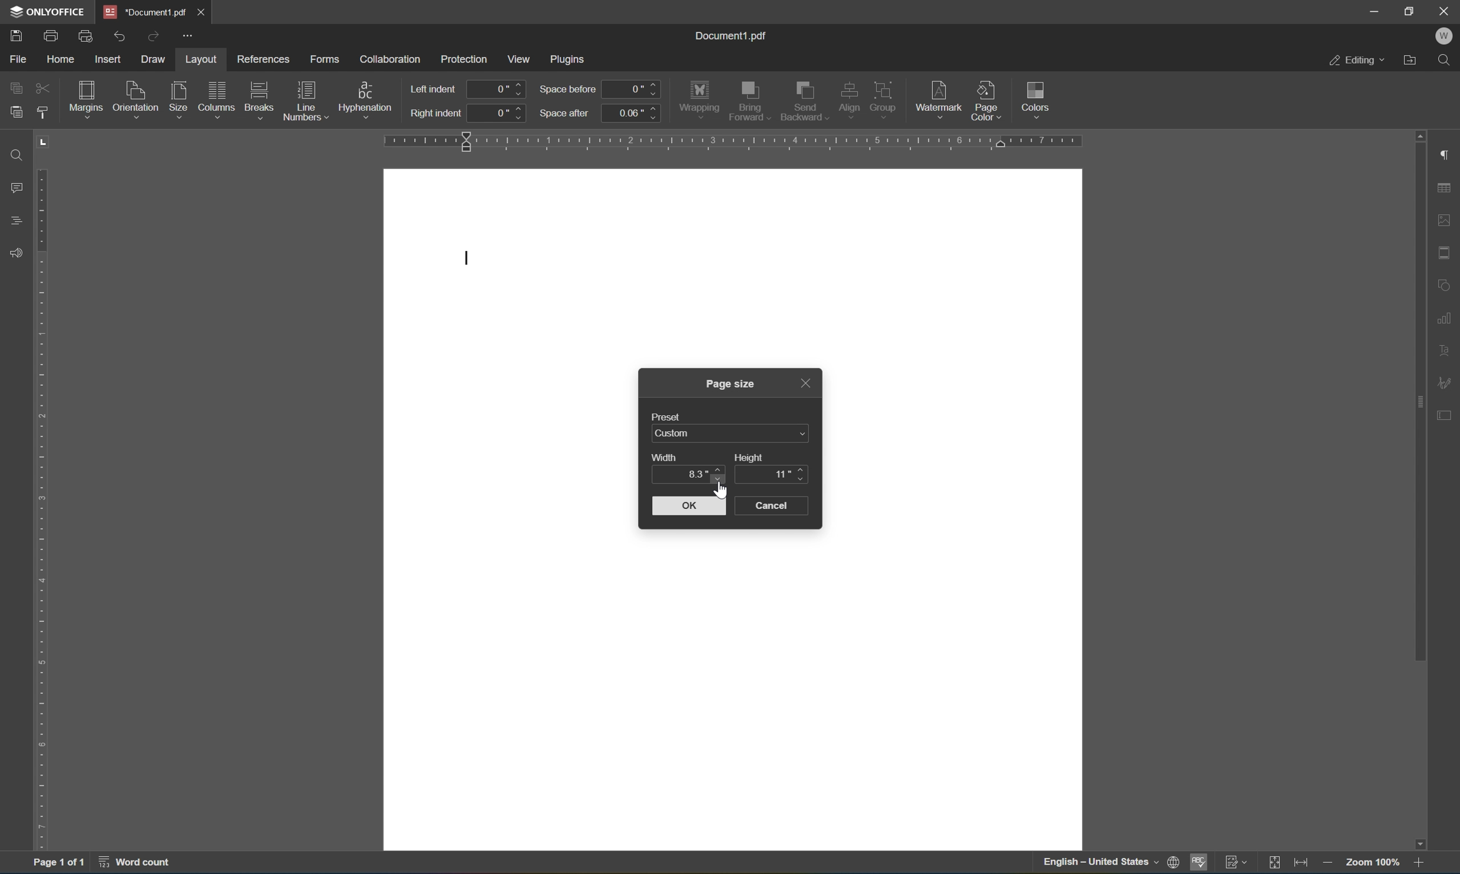 The height and width of the screenshot is (874, 1460). Describe the element at coordinates (567, 90) in the screenshot. I see `space before` at that location.